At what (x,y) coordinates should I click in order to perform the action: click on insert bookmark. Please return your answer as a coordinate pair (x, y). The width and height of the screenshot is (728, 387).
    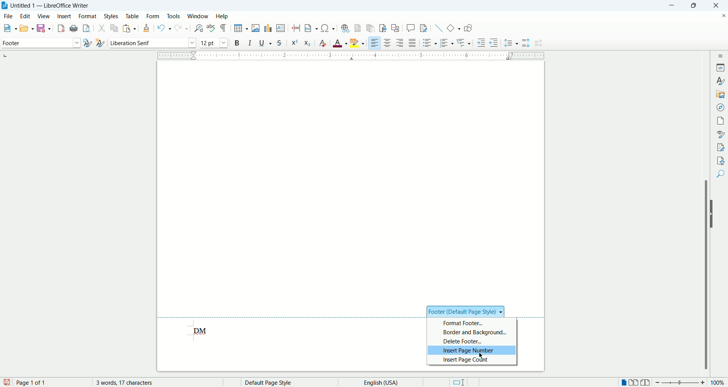
    Looking at the image, I should click on (384, 28).